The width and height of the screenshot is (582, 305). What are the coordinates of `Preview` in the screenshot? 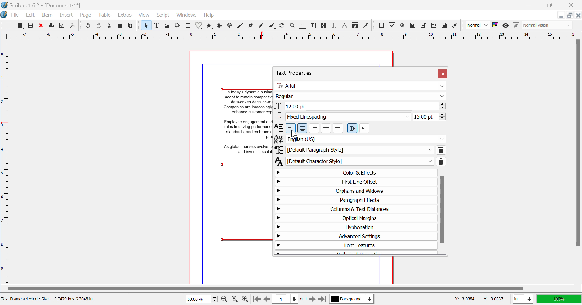 It's located at (506, 25).